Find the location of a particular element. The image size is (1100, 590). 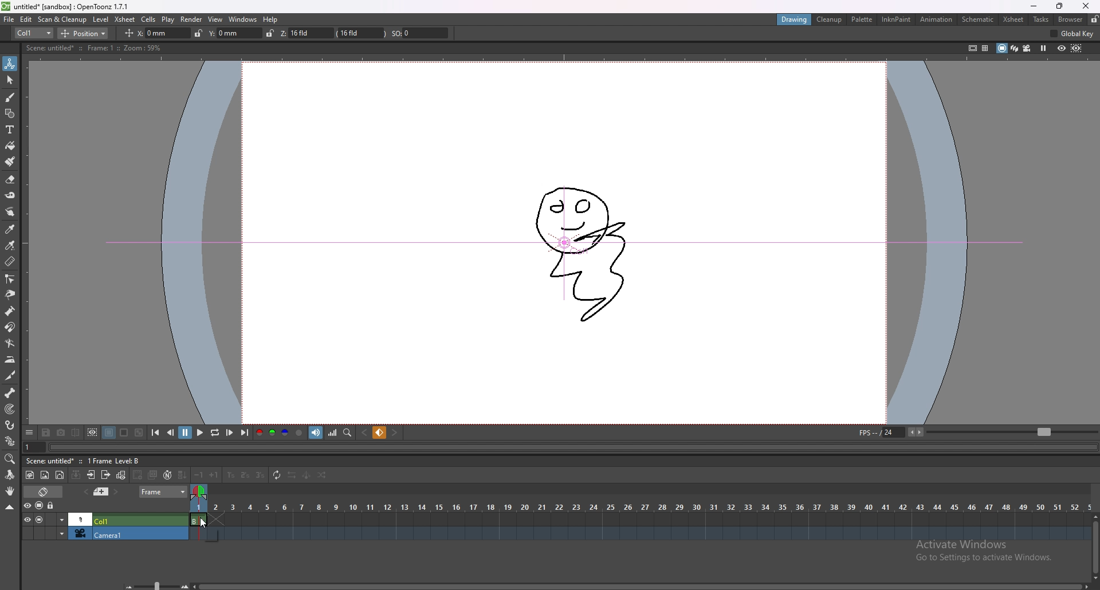

finger is located at coordinates (11, 212).